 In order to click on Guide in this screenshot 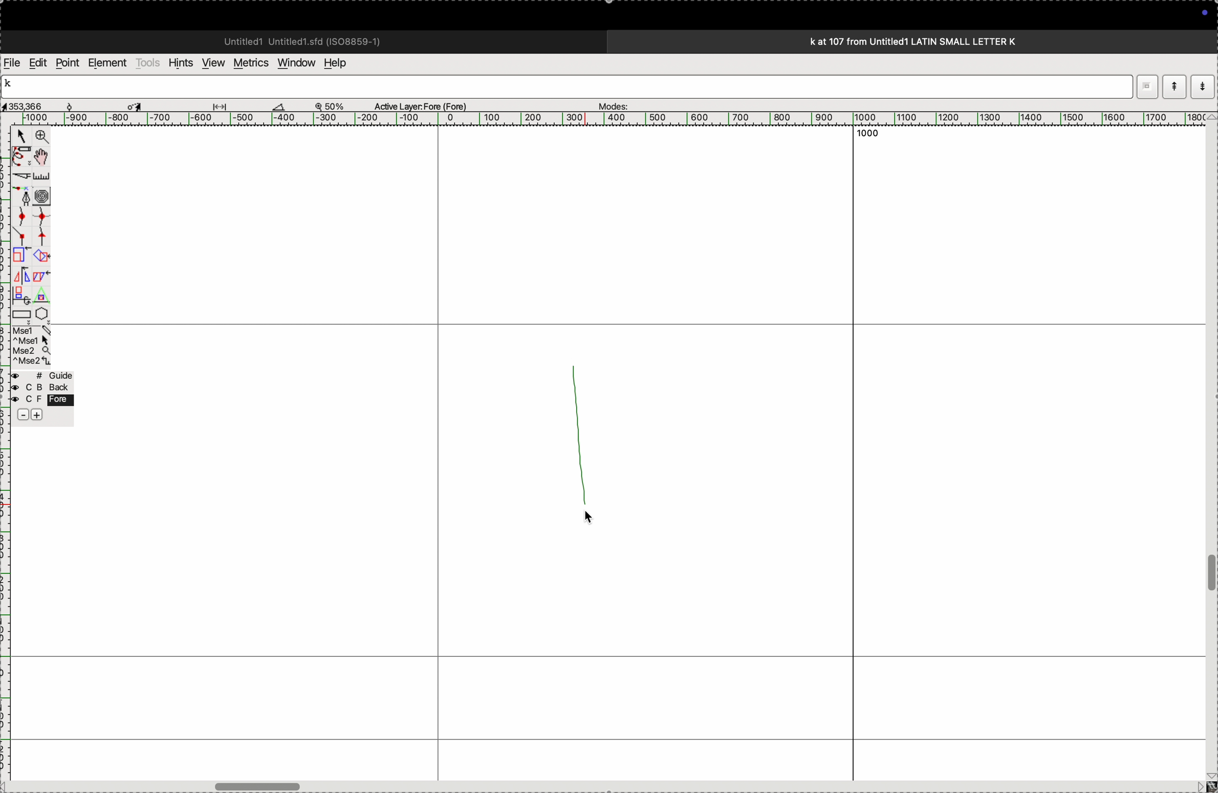, I will do `click(41, 396)`.